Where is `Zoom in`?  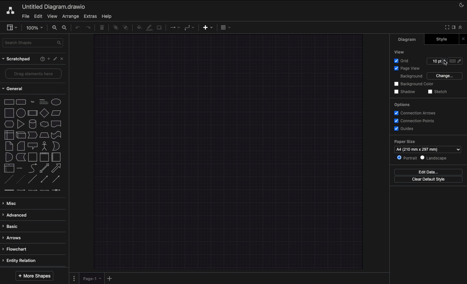
Zoom in is located at coordinates (54, 28).